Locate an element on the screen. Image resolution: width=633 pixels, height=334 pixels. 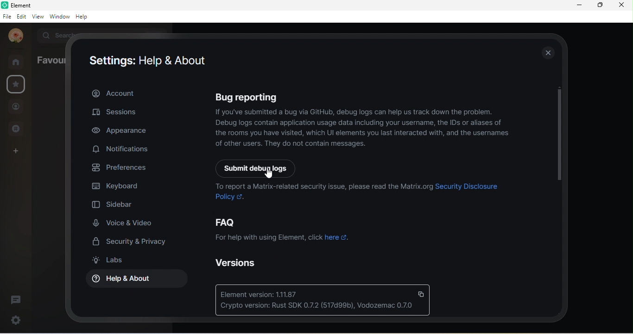
help is located at coordinates (82, 17).